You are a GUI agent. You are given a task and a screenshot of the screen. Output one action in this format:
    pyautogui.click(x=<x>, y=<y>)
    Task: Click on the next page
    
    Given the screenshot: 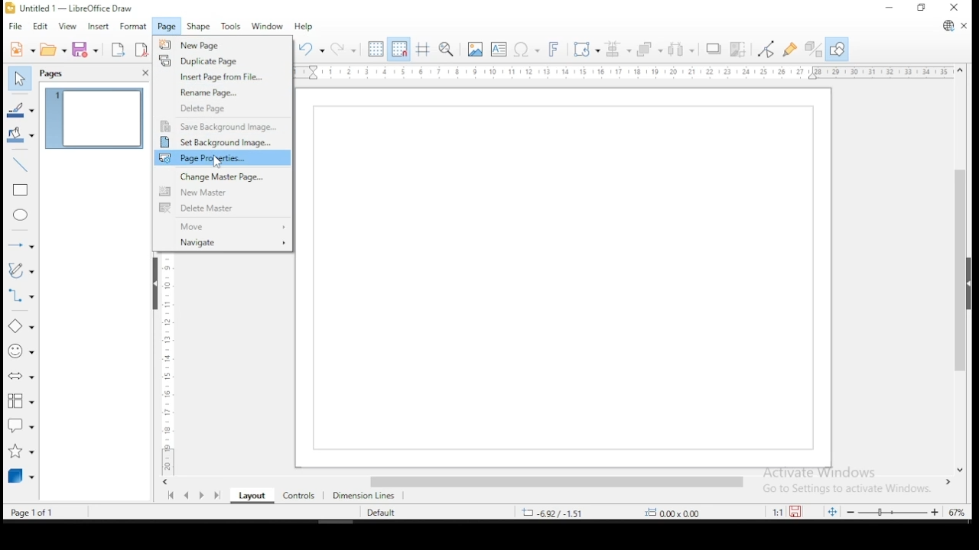 What is the action you would take?
    pyautogui.click(x=202, y=497)
    